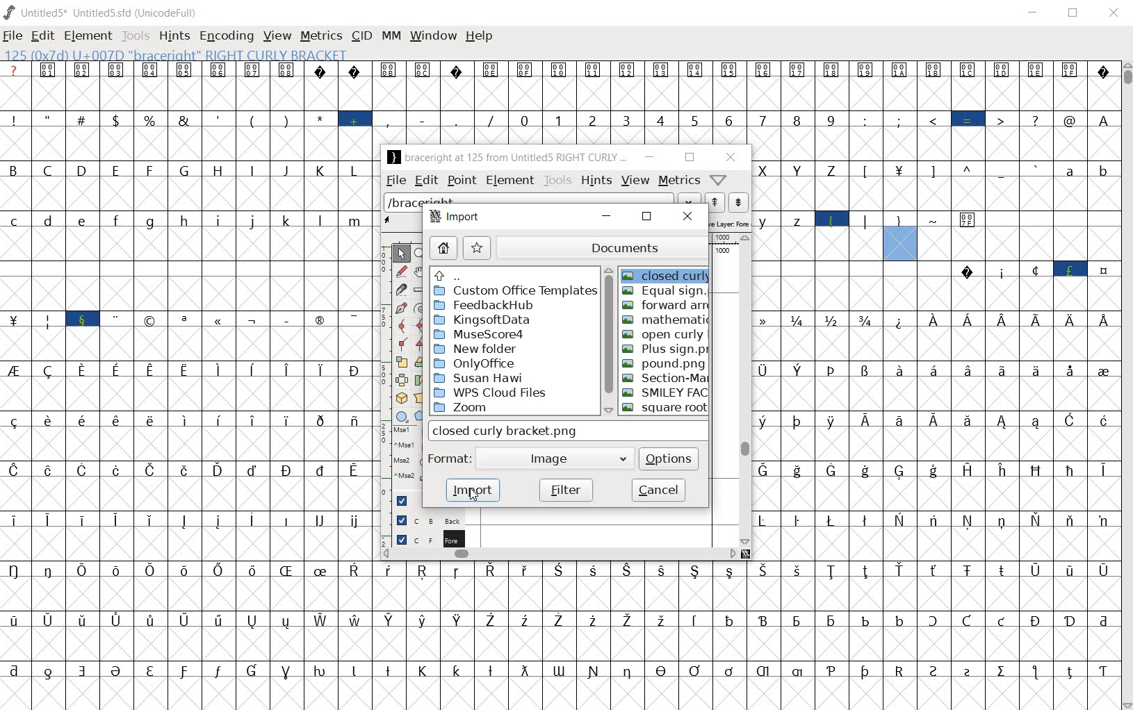 This screenshot has width=1133, height=710. Describe the element at coordinates (443, 249) in the screenshot. I see `home` at that location.